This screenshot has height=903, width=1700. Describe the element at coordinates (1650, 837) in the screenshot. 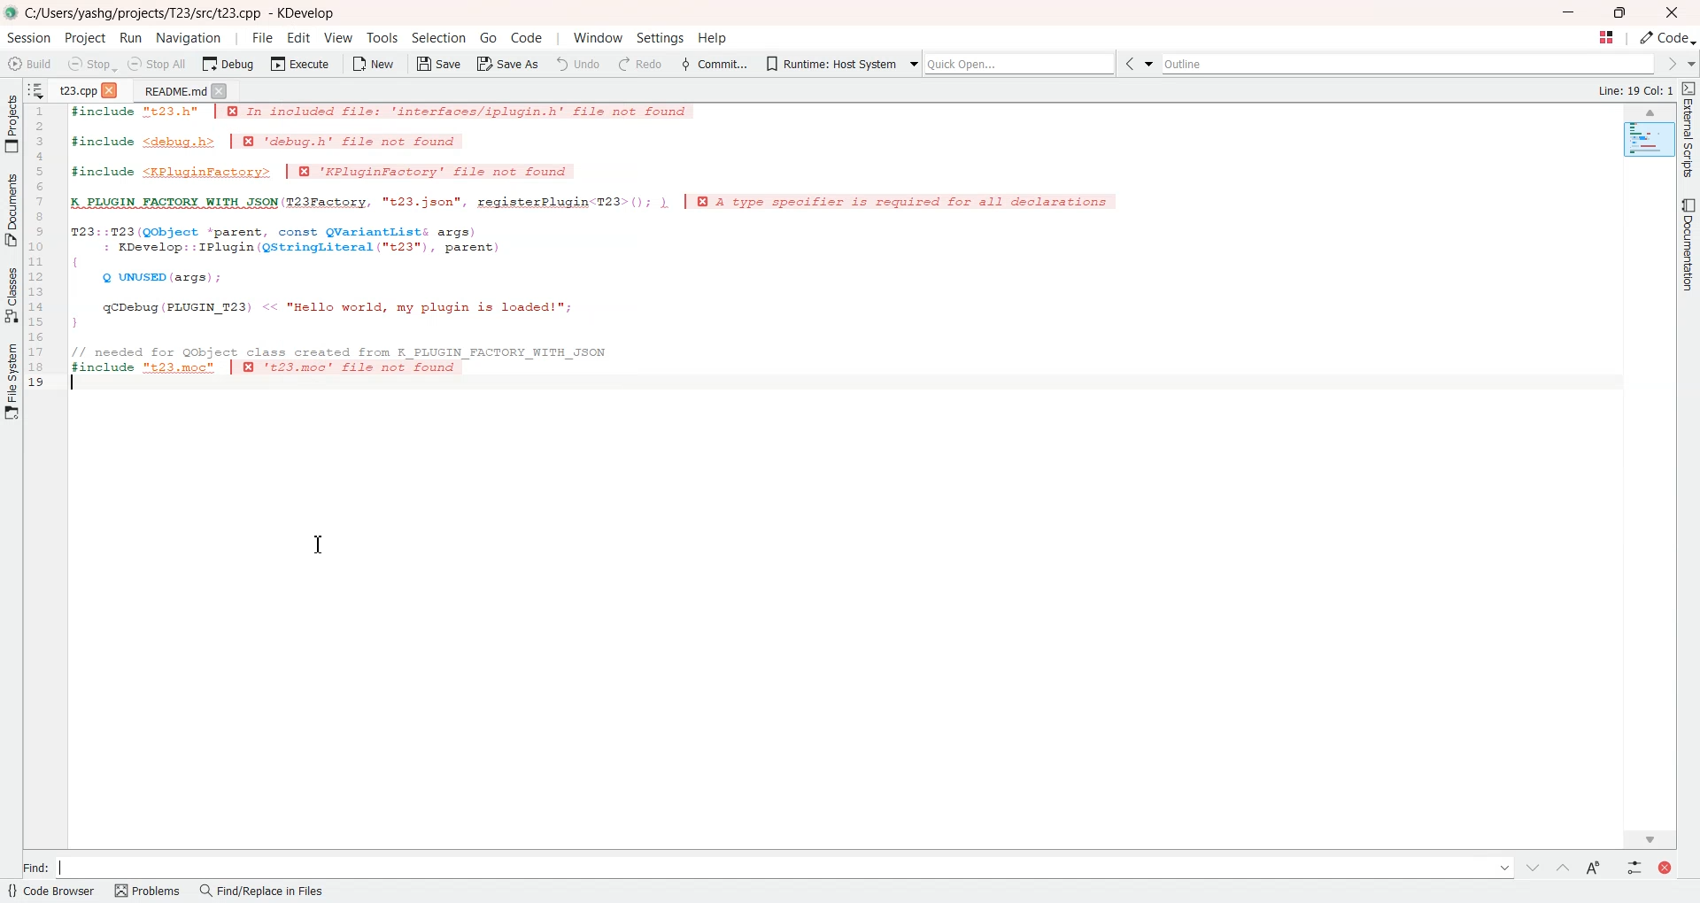

I see `Scroll down` at that location.